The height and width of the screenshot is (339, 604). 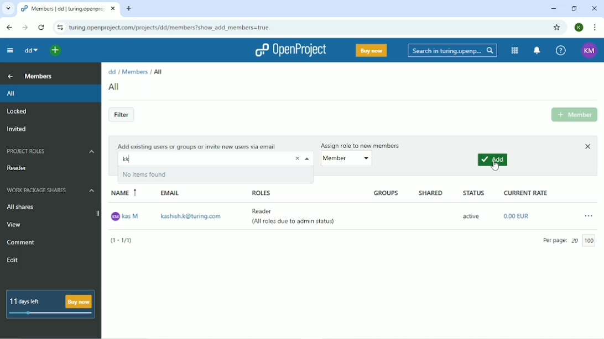 What do you see at coordinates (291, 50) in the screenshot?
I see `OpenProject` at bounding box center [291, 50].